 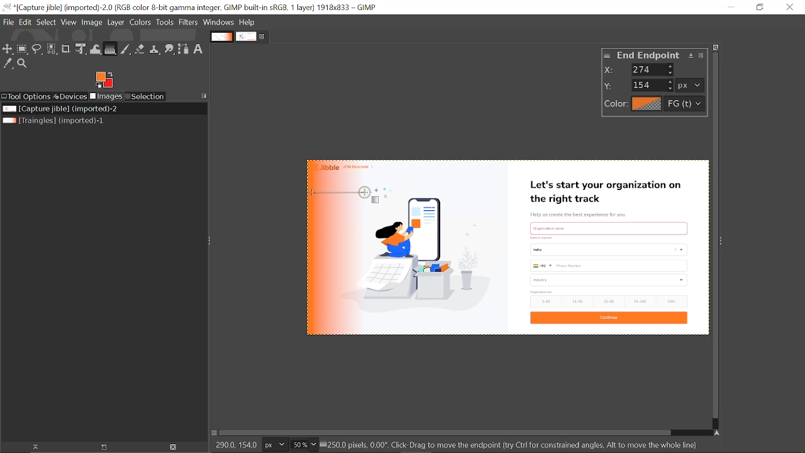 What do you see at coordinates (263, 35) in the screenshot?
I see `Close current tab` at bounding box center [263, 35].